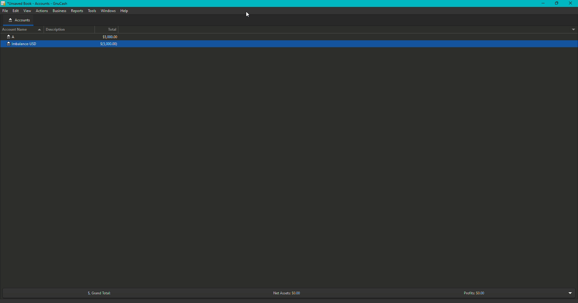 This screenshot has height=303, width=578. Describe the element at coordinates (77, 11) in the screenshot. I see `Reports` at that location.